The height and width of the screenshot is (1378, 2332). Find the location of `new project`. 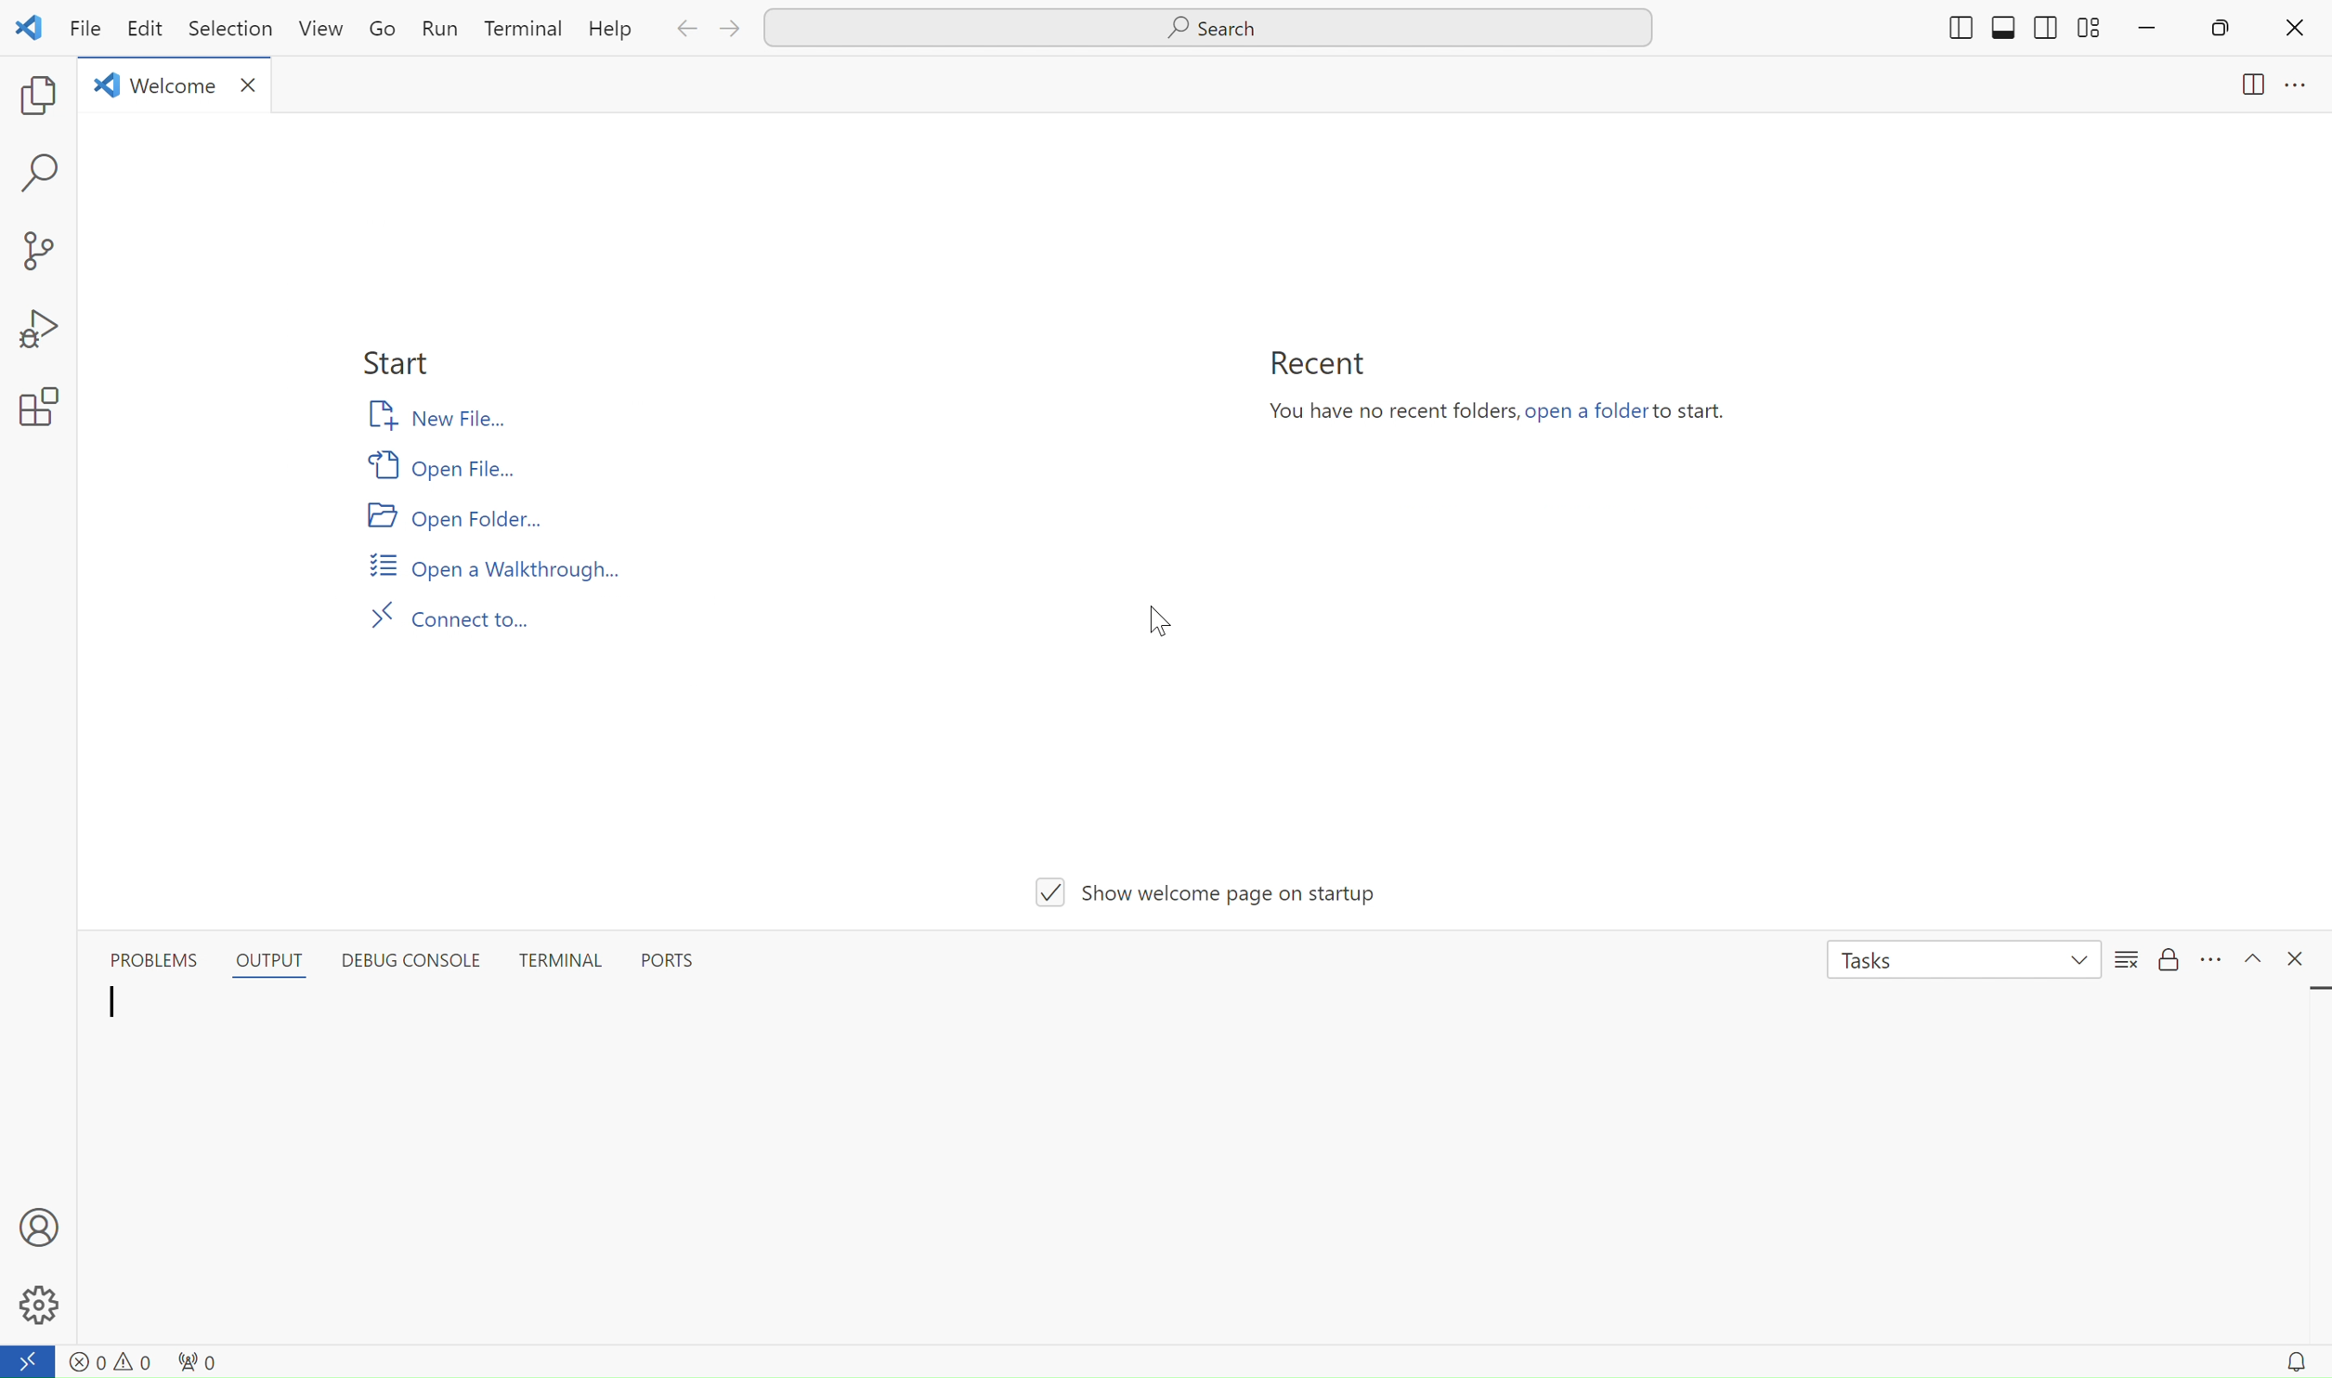

new project is located at coordinates (43, 243).